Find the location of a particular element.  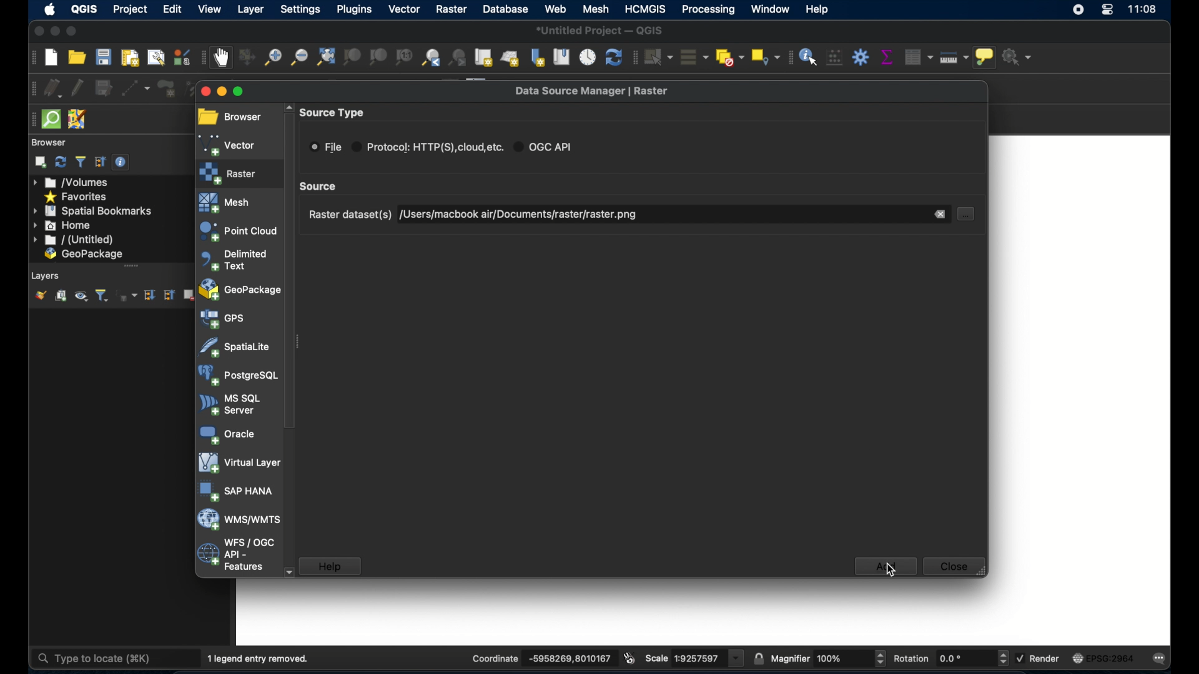

select by location is located at coordinates (764, 57).